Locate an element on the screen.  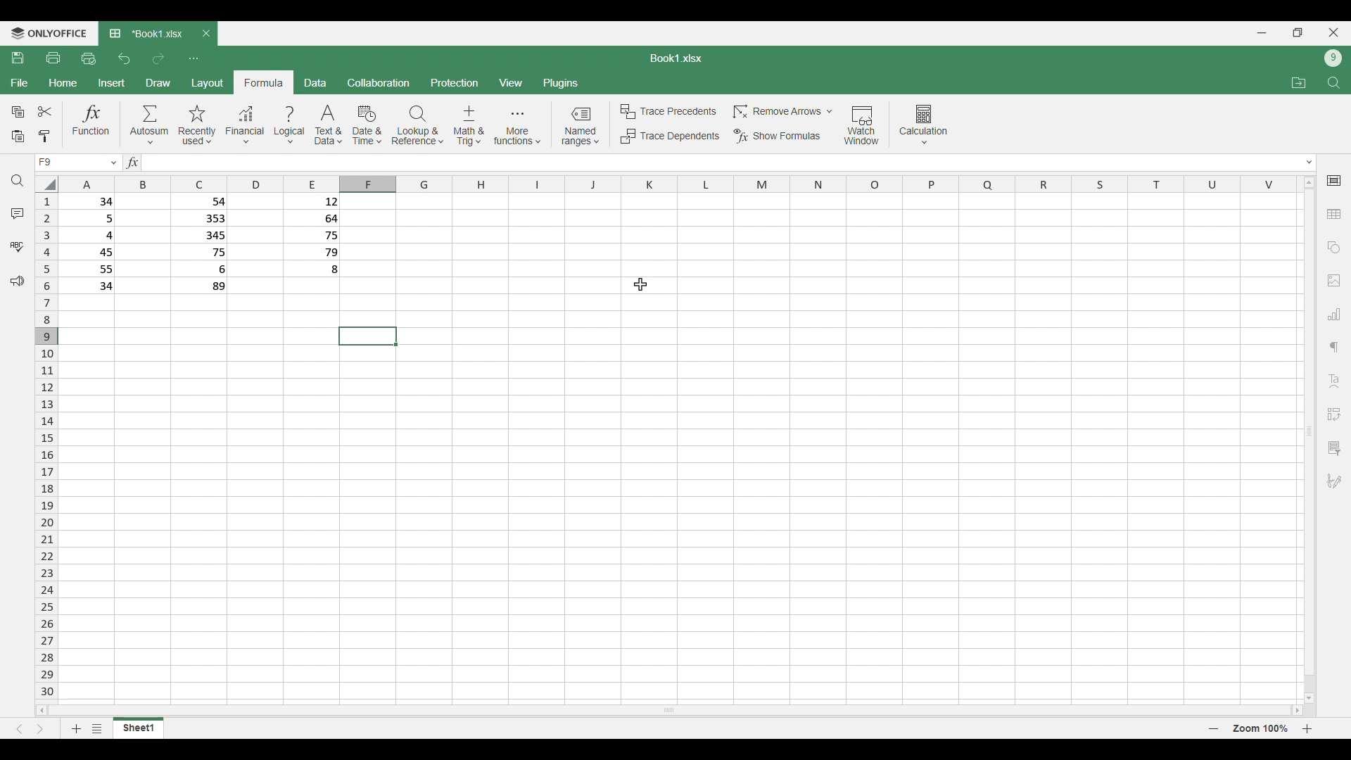
Text art is located at coordinates (1333, 381).